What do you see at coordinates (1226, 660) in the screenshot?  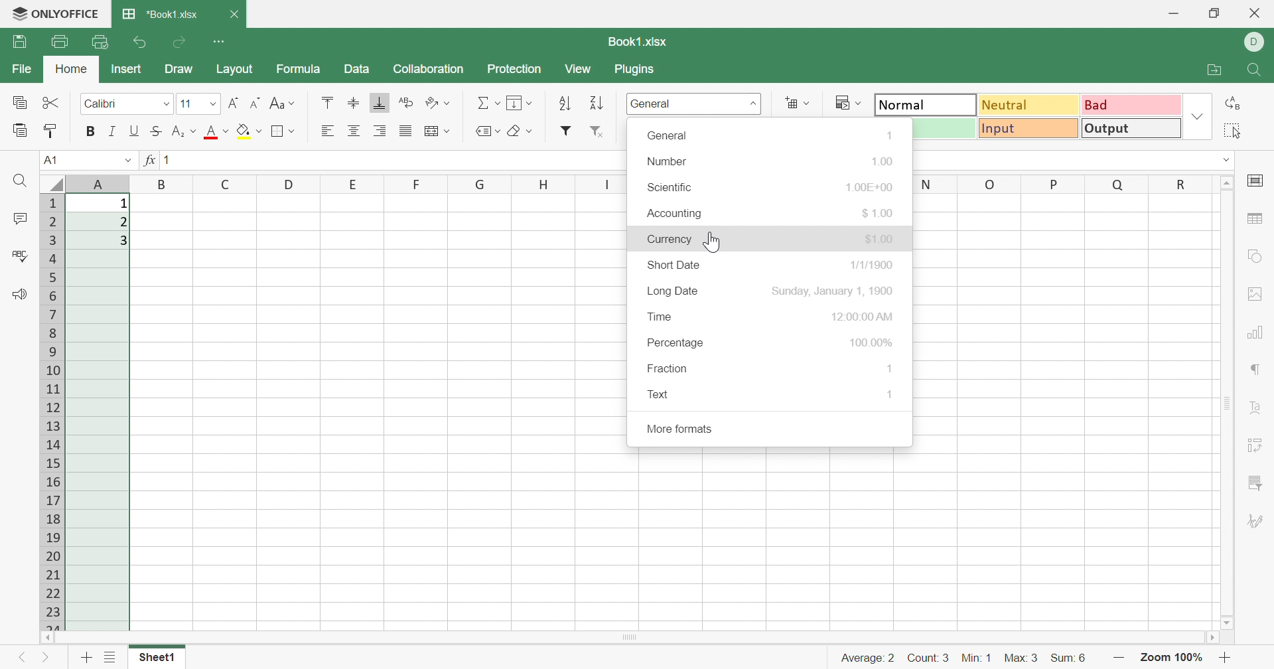 I see `Zoom out` at bounding box center [1226, 660].